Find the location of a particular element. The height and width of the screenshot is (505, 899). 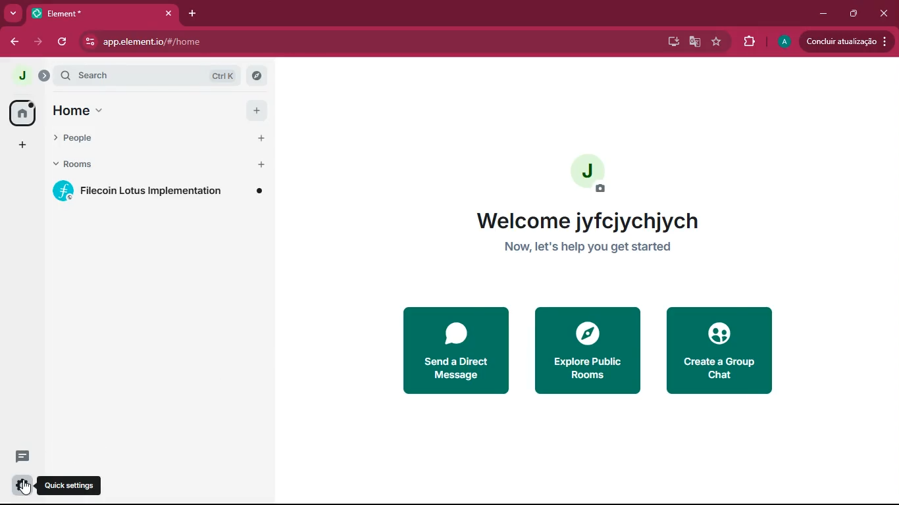

profile picture is located at coordinates (20, 76).